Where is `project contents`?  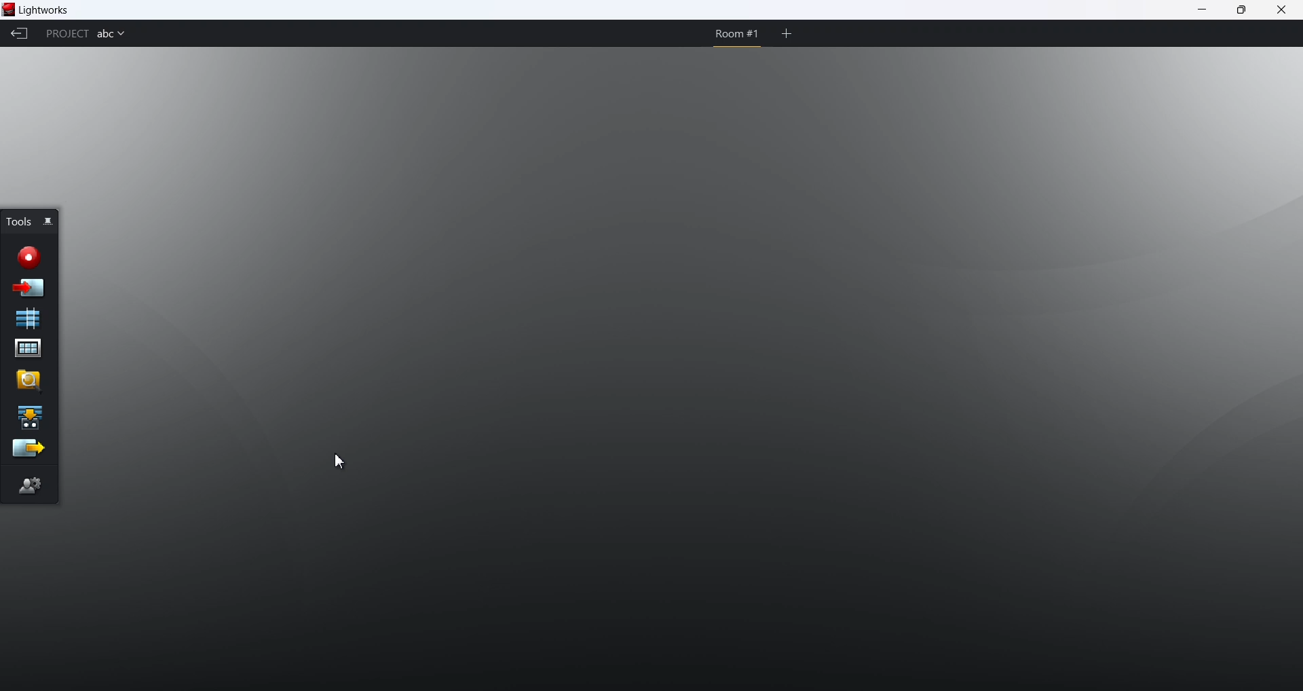 project contents is located at coordinates (27, 350).